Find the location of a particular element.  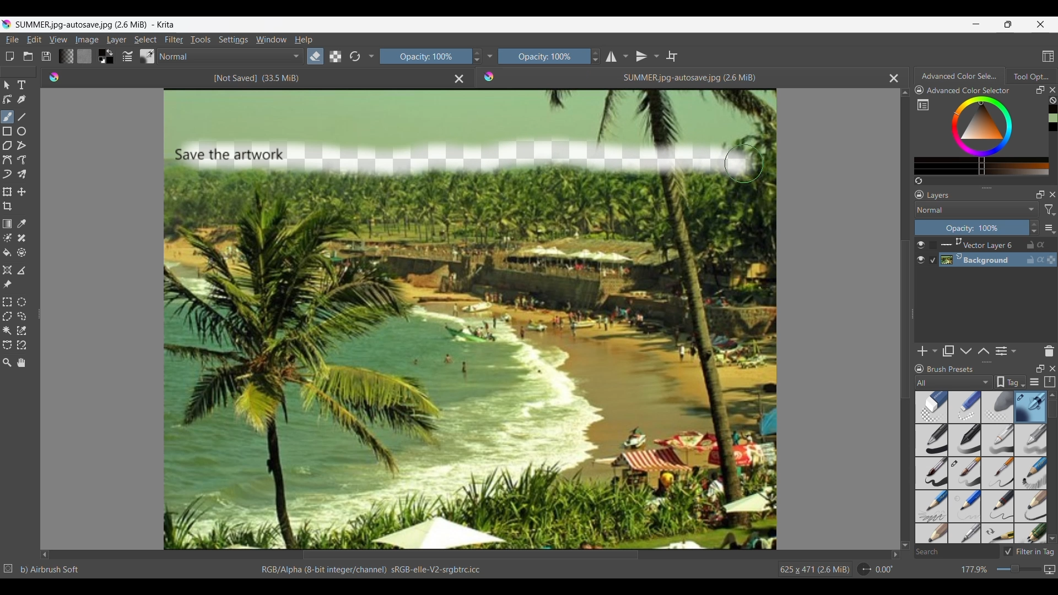

Elliptical selection tool is located at coordinates (21, 302).